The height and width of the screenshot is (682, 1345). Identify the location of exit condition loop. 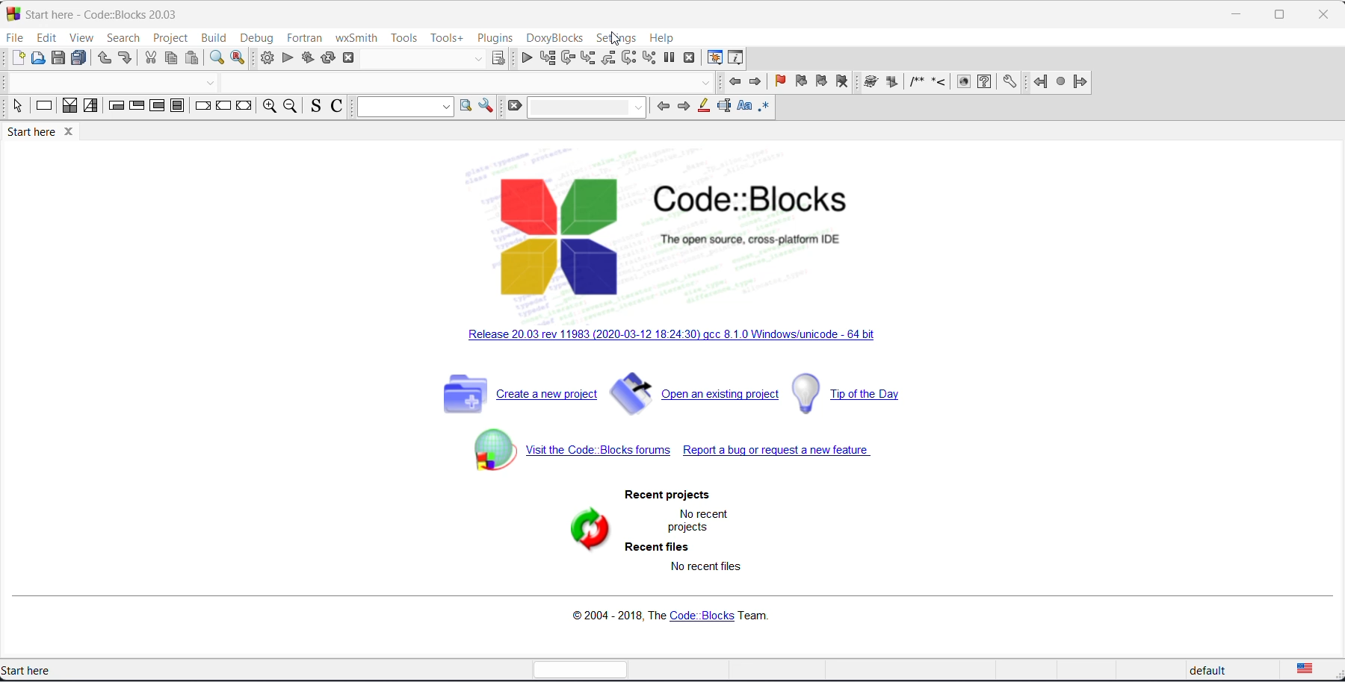
(137, 105).